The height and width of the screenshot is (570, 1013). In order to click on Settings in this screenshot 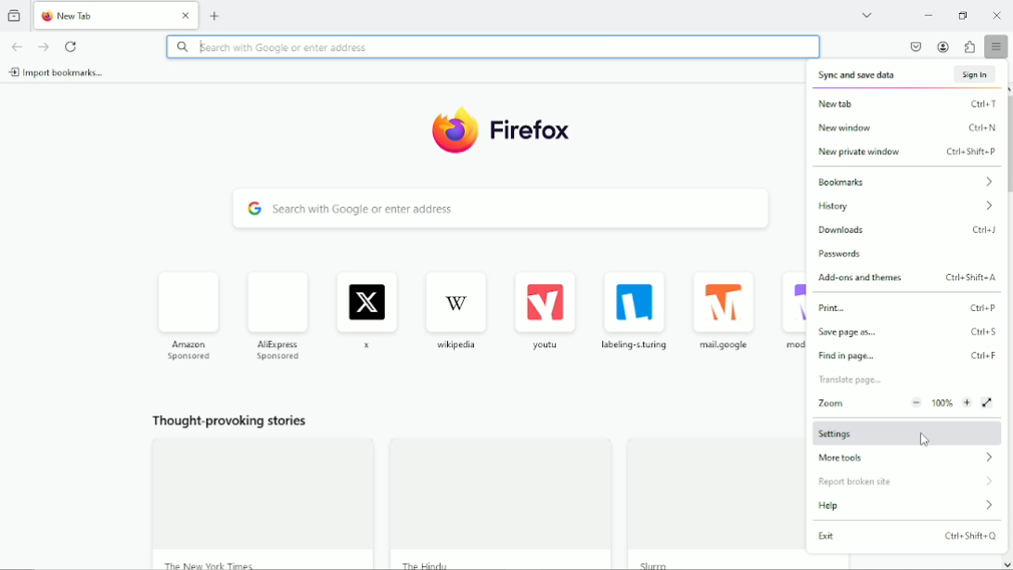, I will do `click(909, 434)`.